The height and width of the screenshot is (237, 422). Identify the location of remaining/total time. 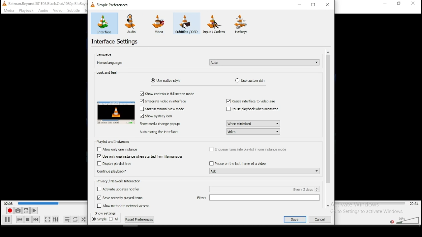
(414, 204).